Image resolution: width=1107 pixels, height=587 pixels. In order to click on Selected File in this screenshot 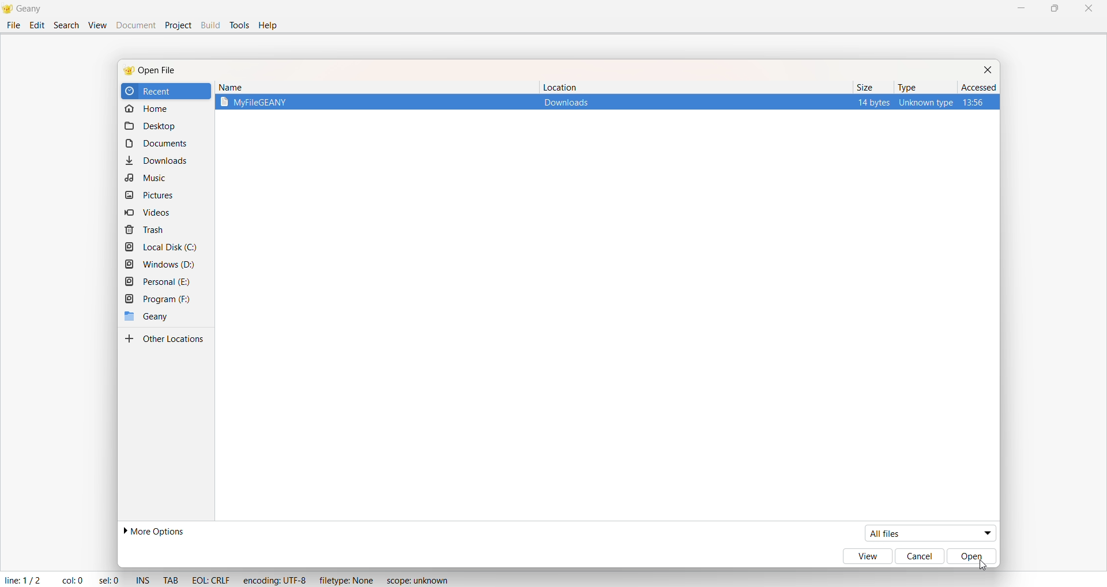, I will do `click(608, 106)`.